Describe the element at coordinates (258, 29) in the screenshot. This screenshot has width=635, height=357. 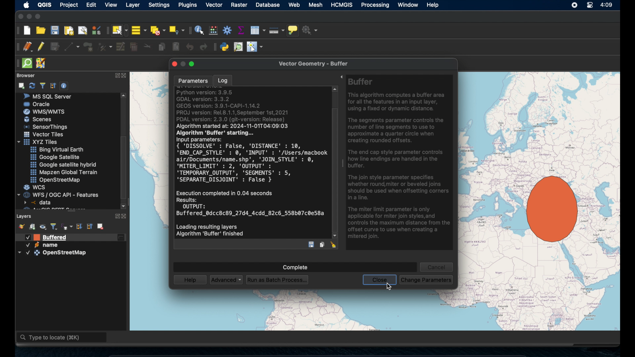
I see `open attributes table` at that location.